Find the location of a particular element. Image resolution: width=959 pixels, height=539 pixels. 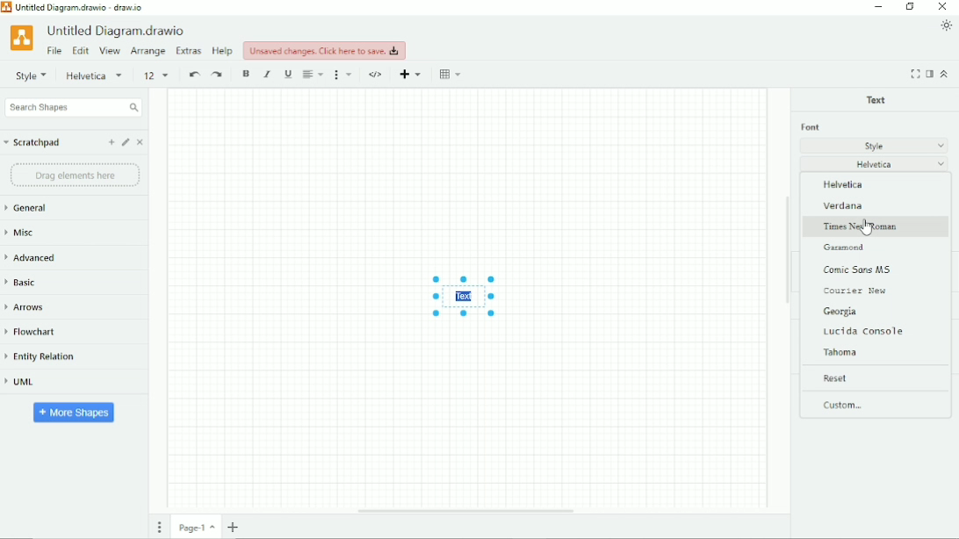

Edit is located at coordinates (81, 51).